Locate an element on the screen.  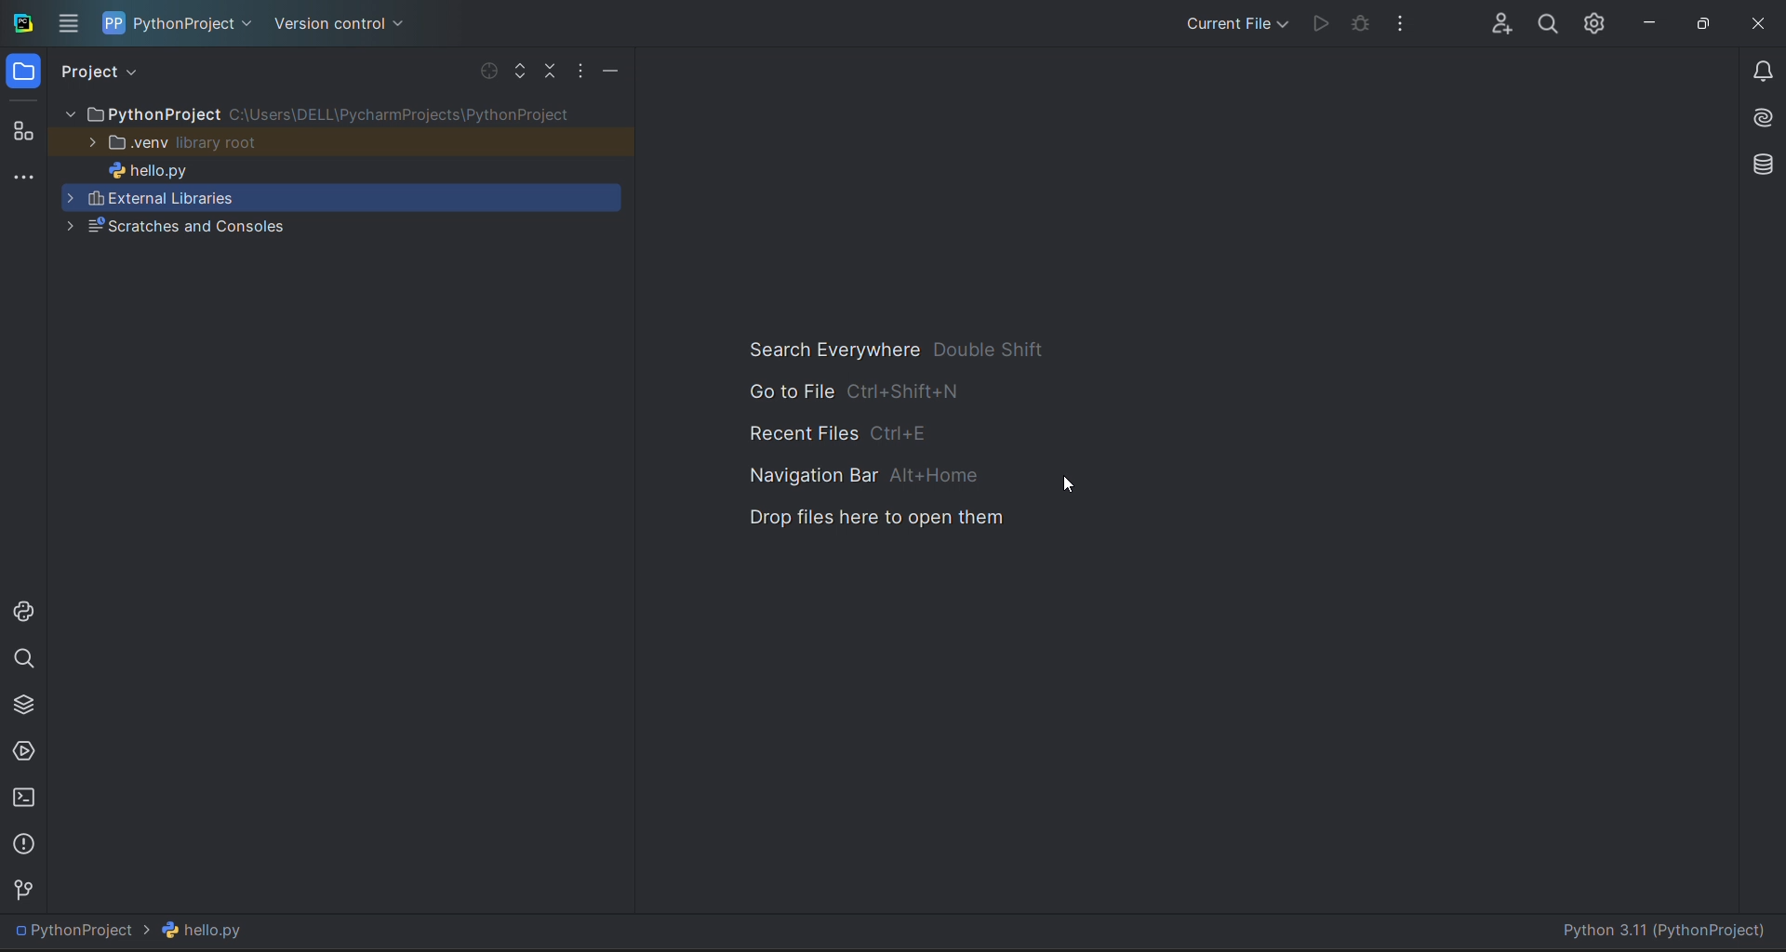
python packages is located at coordinates (22, 705).